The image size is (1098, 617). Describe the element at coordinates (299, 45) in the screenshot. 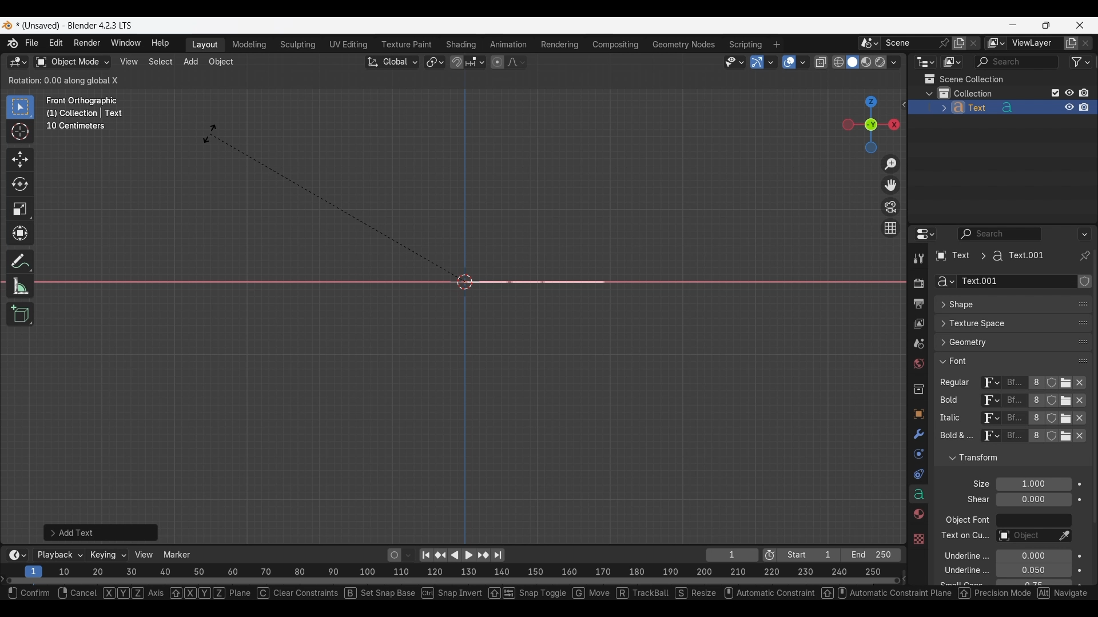

I see `Sculpting workspace` at that location.